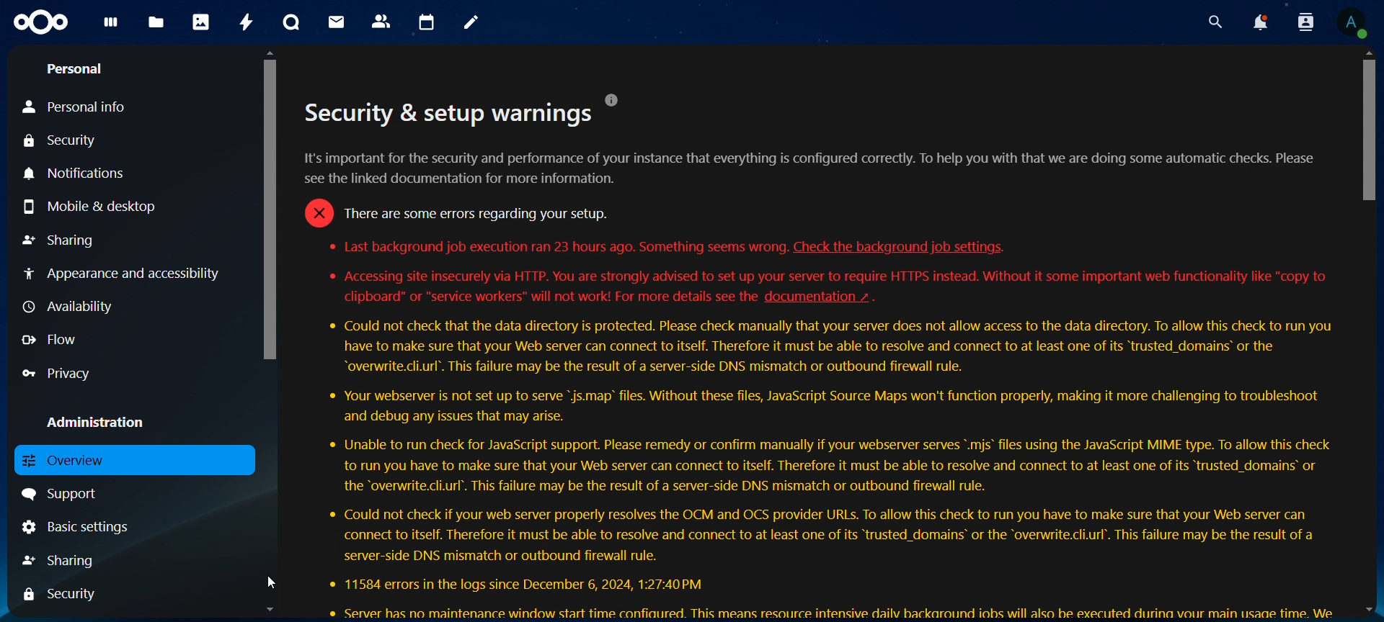  What do you see at coordinates (59, 139) in the screenshot?
I see `security` at bounding box center [59, 139].